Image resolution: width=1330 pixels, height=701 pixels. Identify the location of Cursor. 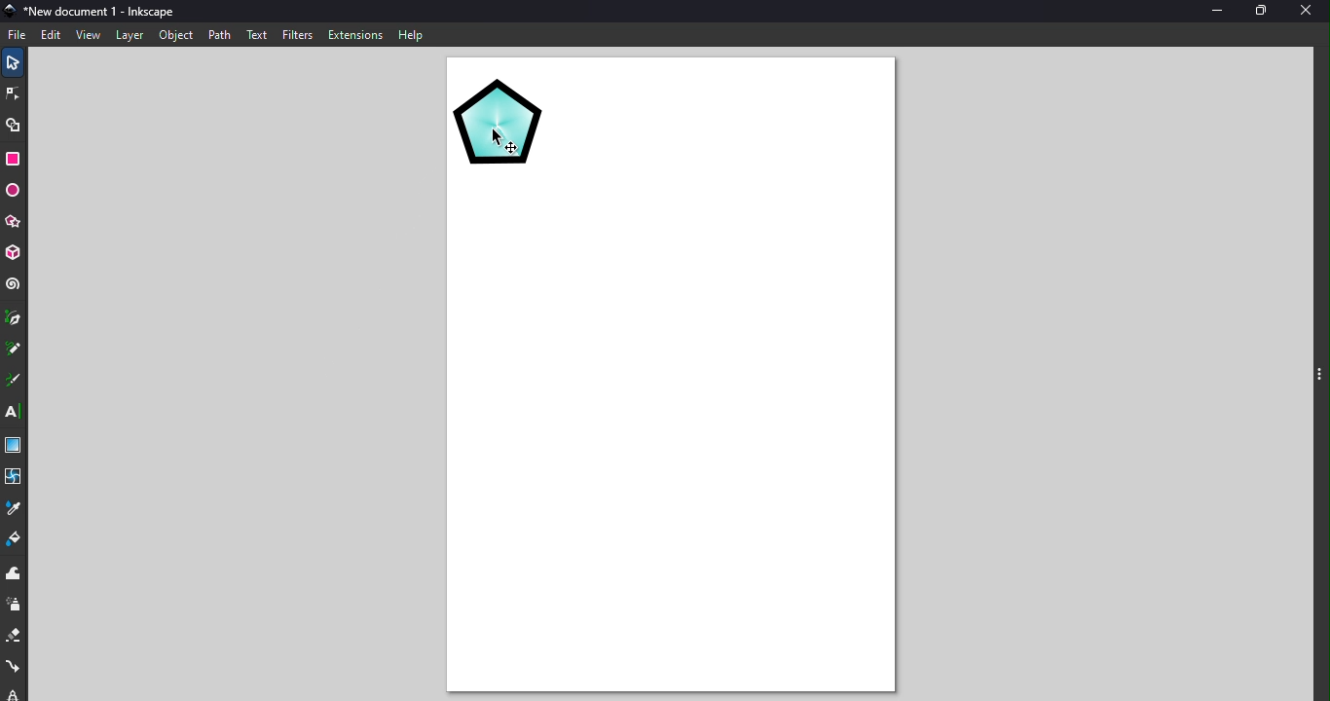
(504, 140).